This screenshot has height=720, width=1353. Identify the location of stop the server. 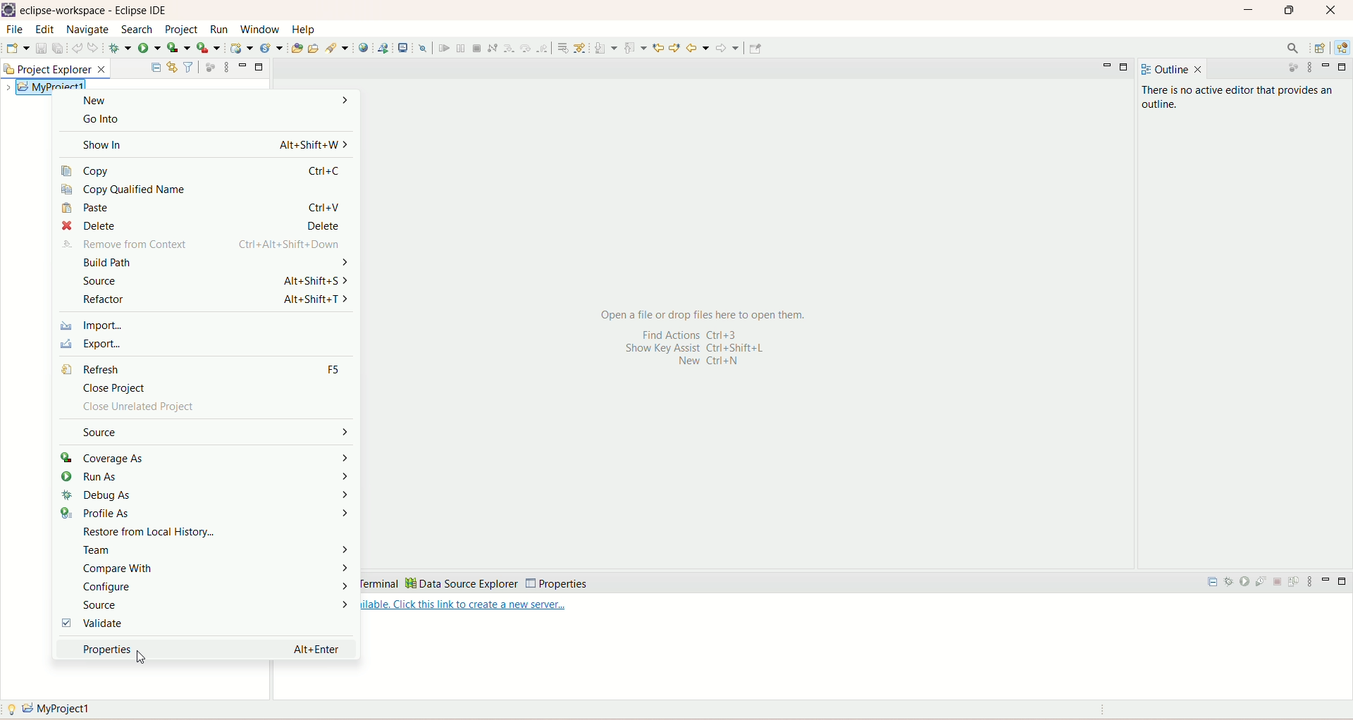
(1280, 583).